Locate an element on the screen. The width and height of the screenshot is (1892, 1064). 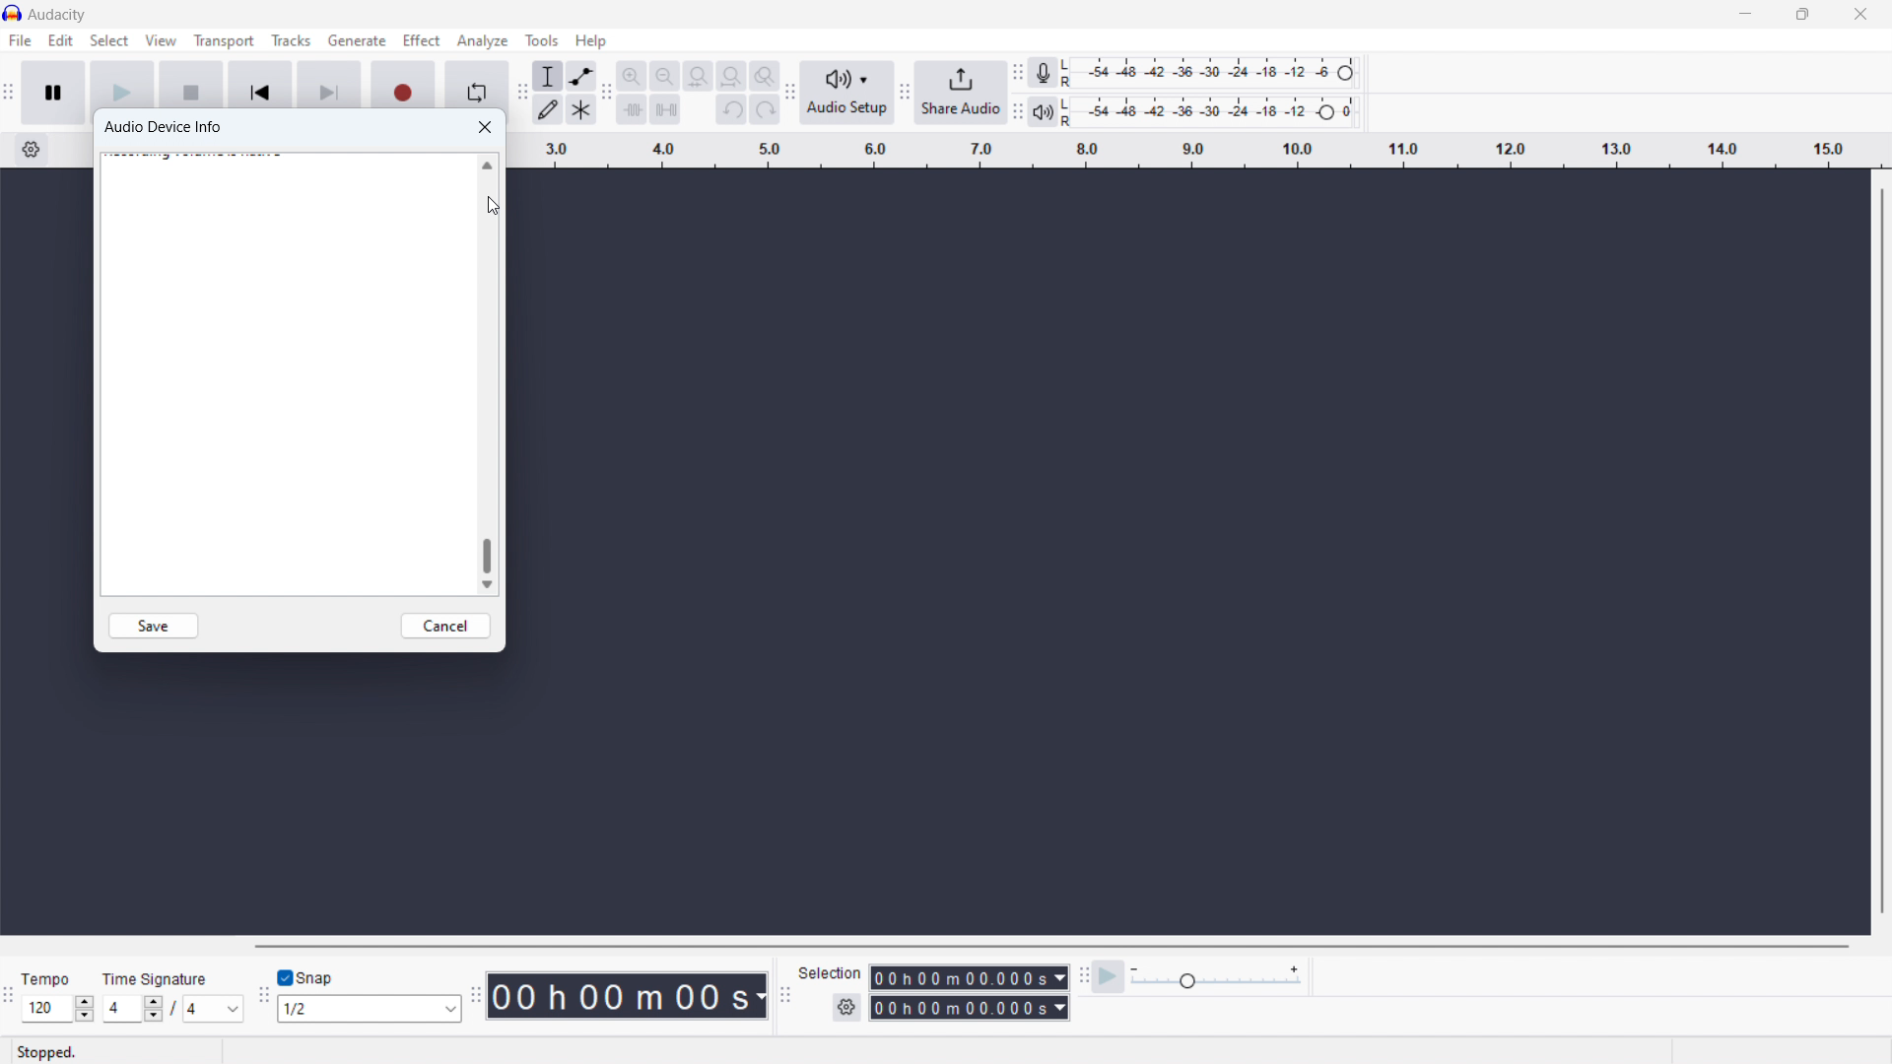
time toolbar is located at coordinates (476, 997).